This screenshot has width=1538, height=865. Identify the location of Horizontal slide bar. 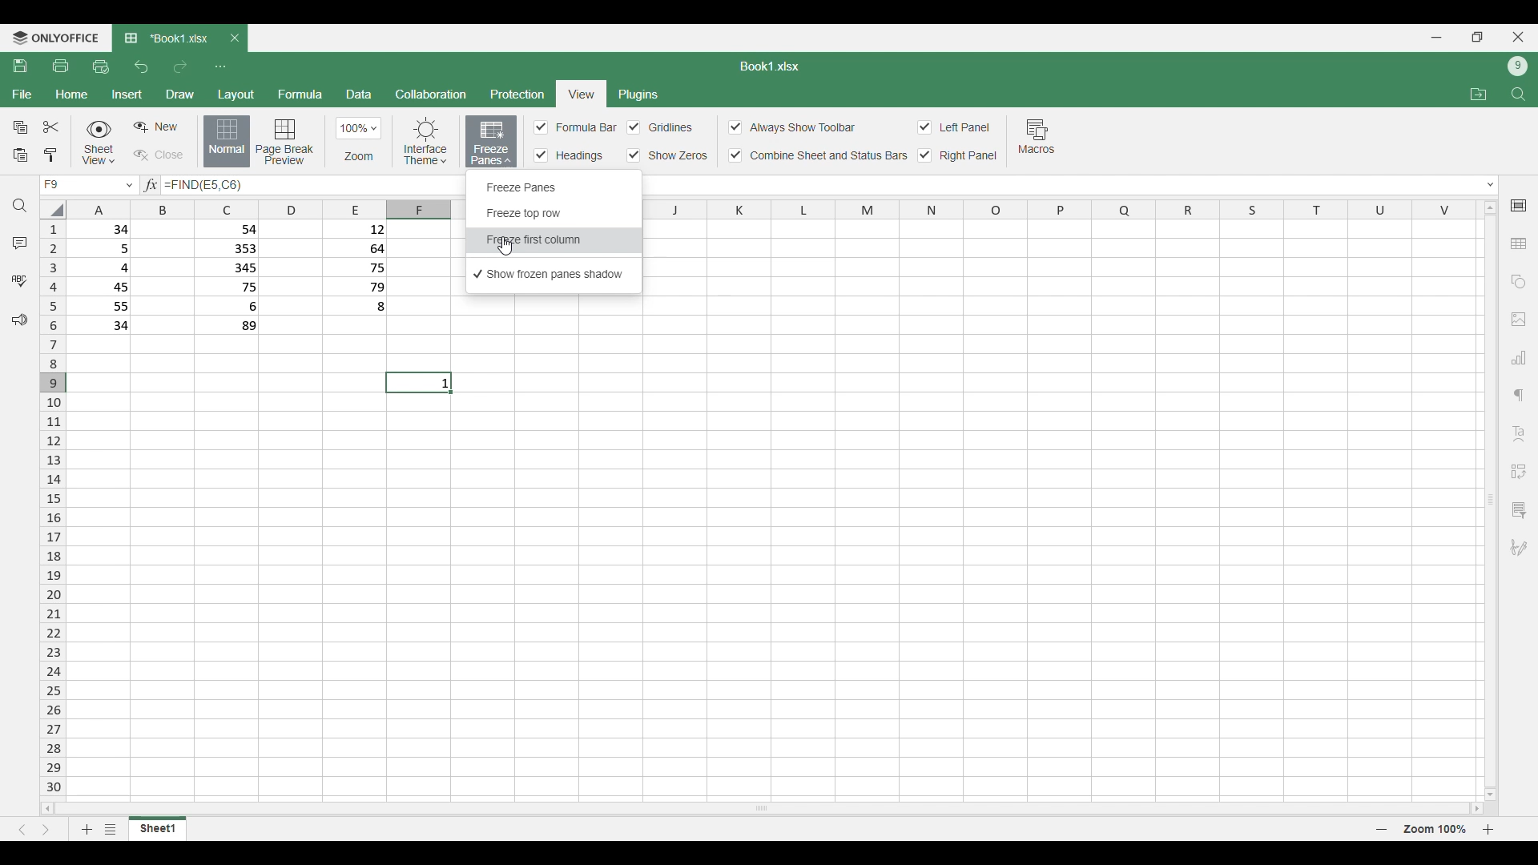
(771, 810).